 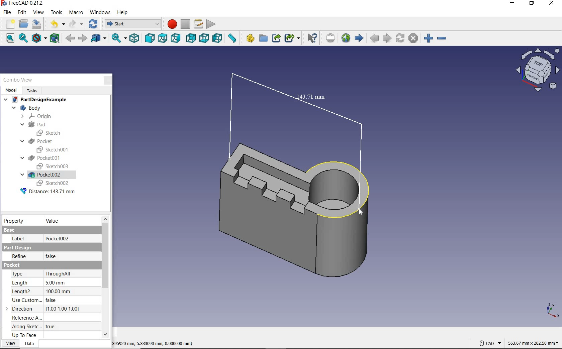 I want to click on back, so click(x=70, y=39).